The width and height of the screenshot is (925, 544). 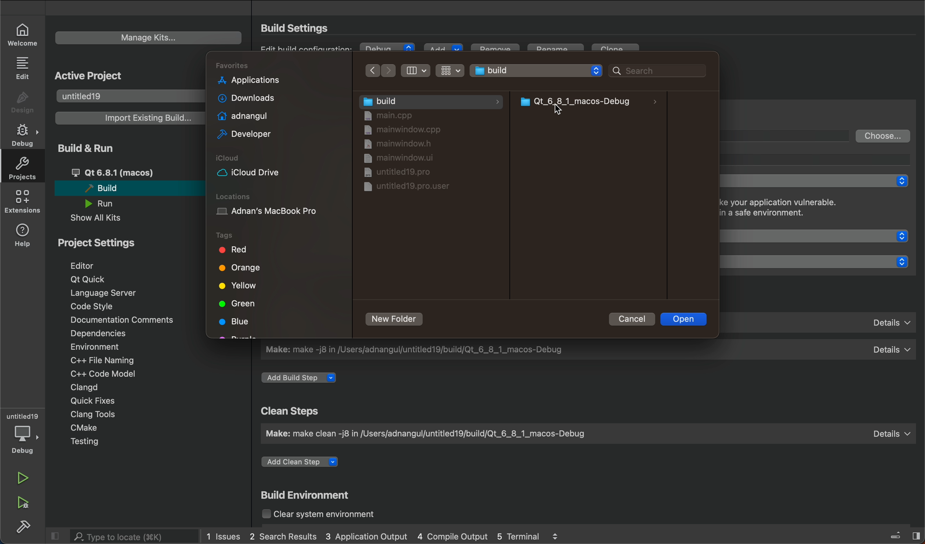 I want to click on , so click(x=417, y=70).